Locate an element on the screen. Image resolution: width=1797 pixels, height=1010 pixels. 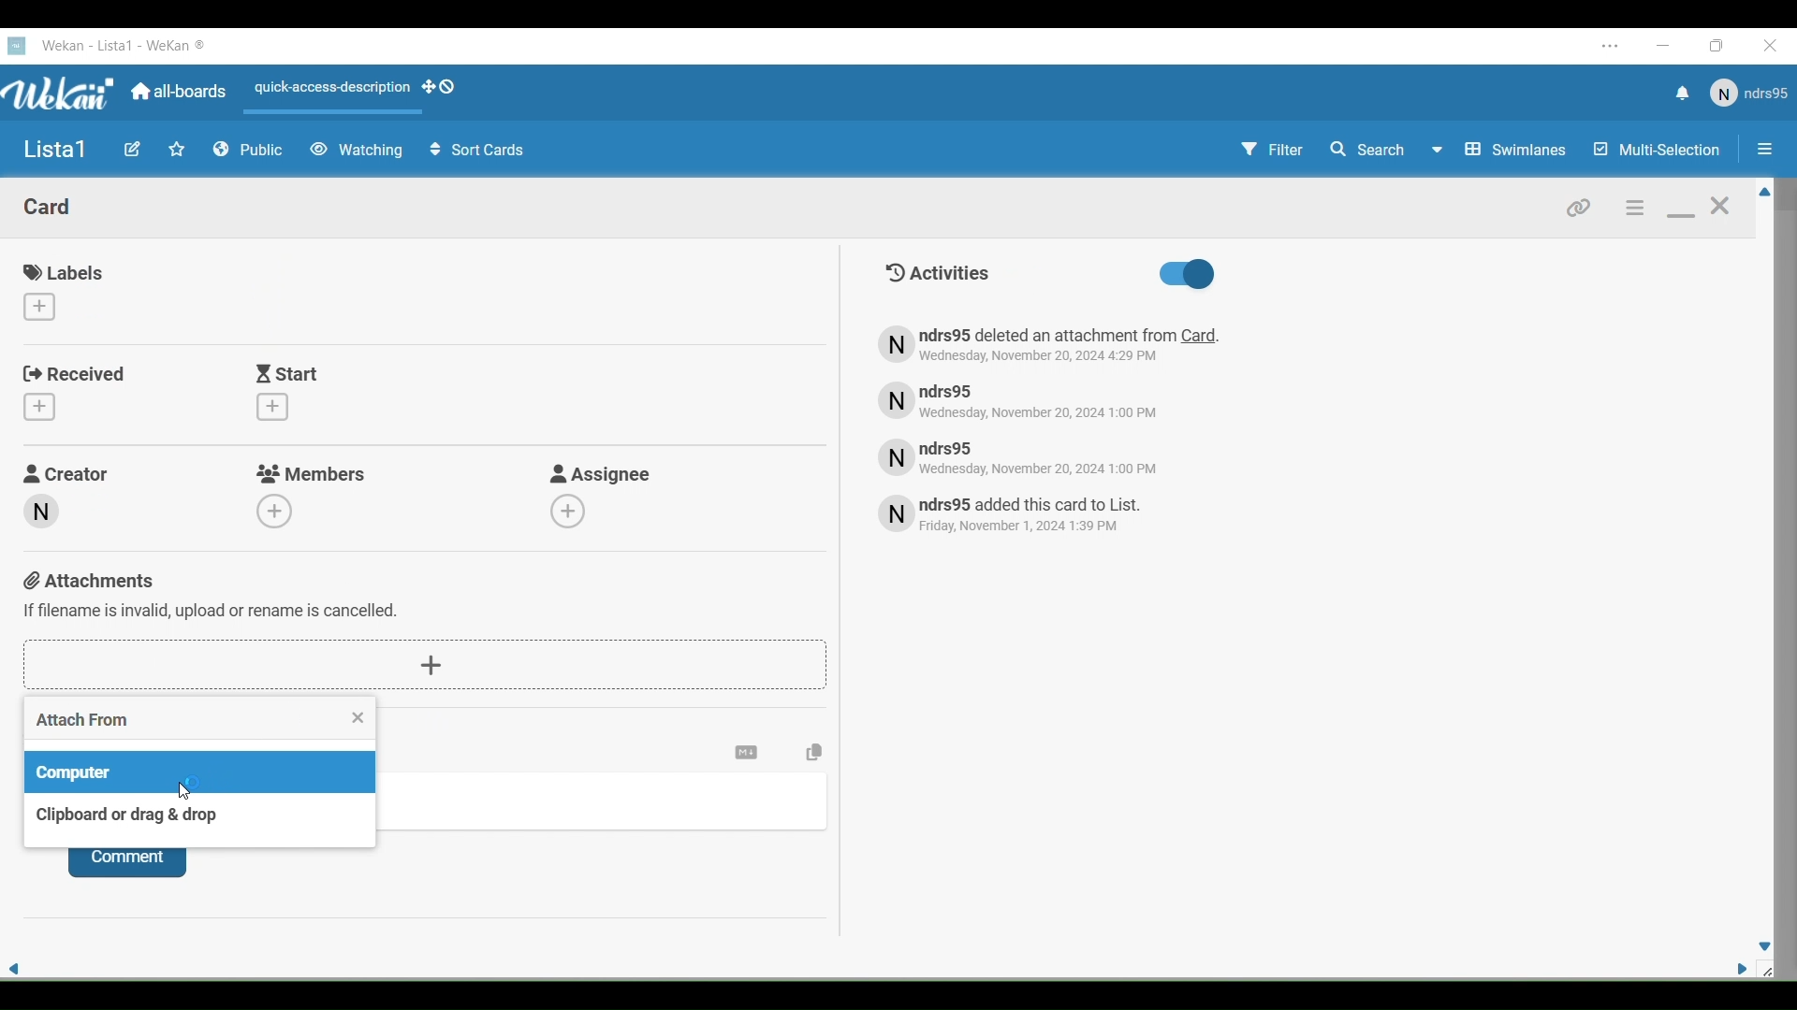
Minimize is located at coordinates (1681, 216).